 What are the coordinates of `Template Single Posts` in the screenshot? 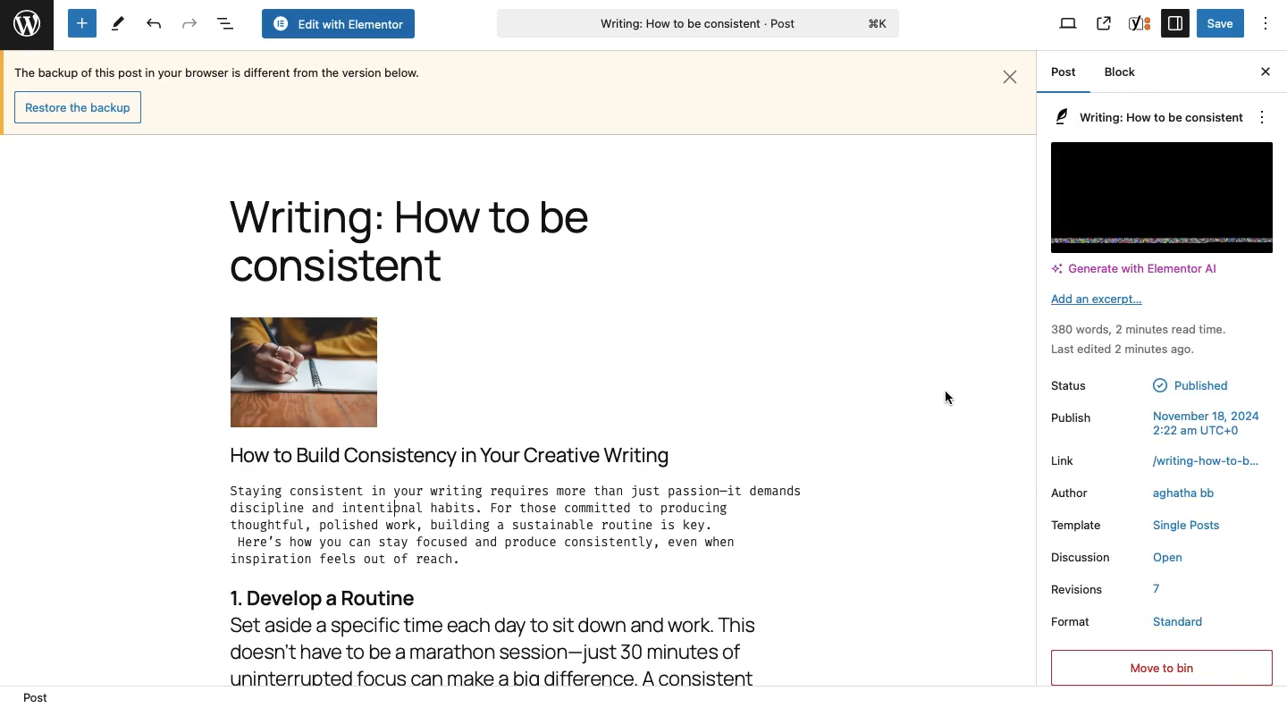 It's located at (1154, 524).